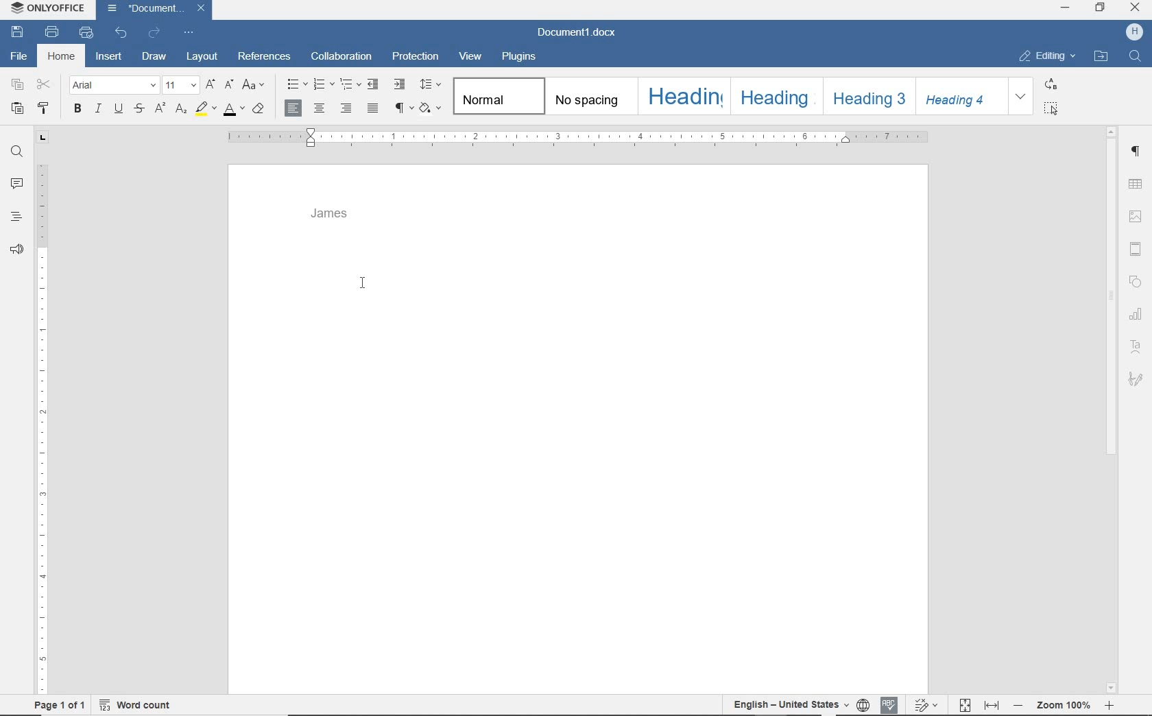 The height and width of the screenshot is (716, 1152). Describe the element at coordinates (54, 33) in the screenshot. I see `print` at that location.